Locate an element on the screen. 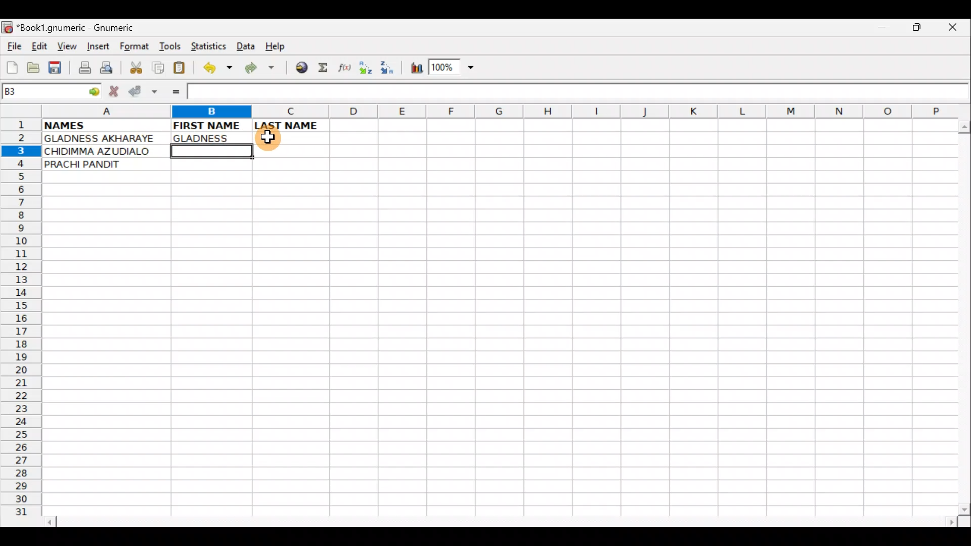 Image resolution: width=971 pixels, height=546 pixels. Statistics is located at coordinates (211, 45).